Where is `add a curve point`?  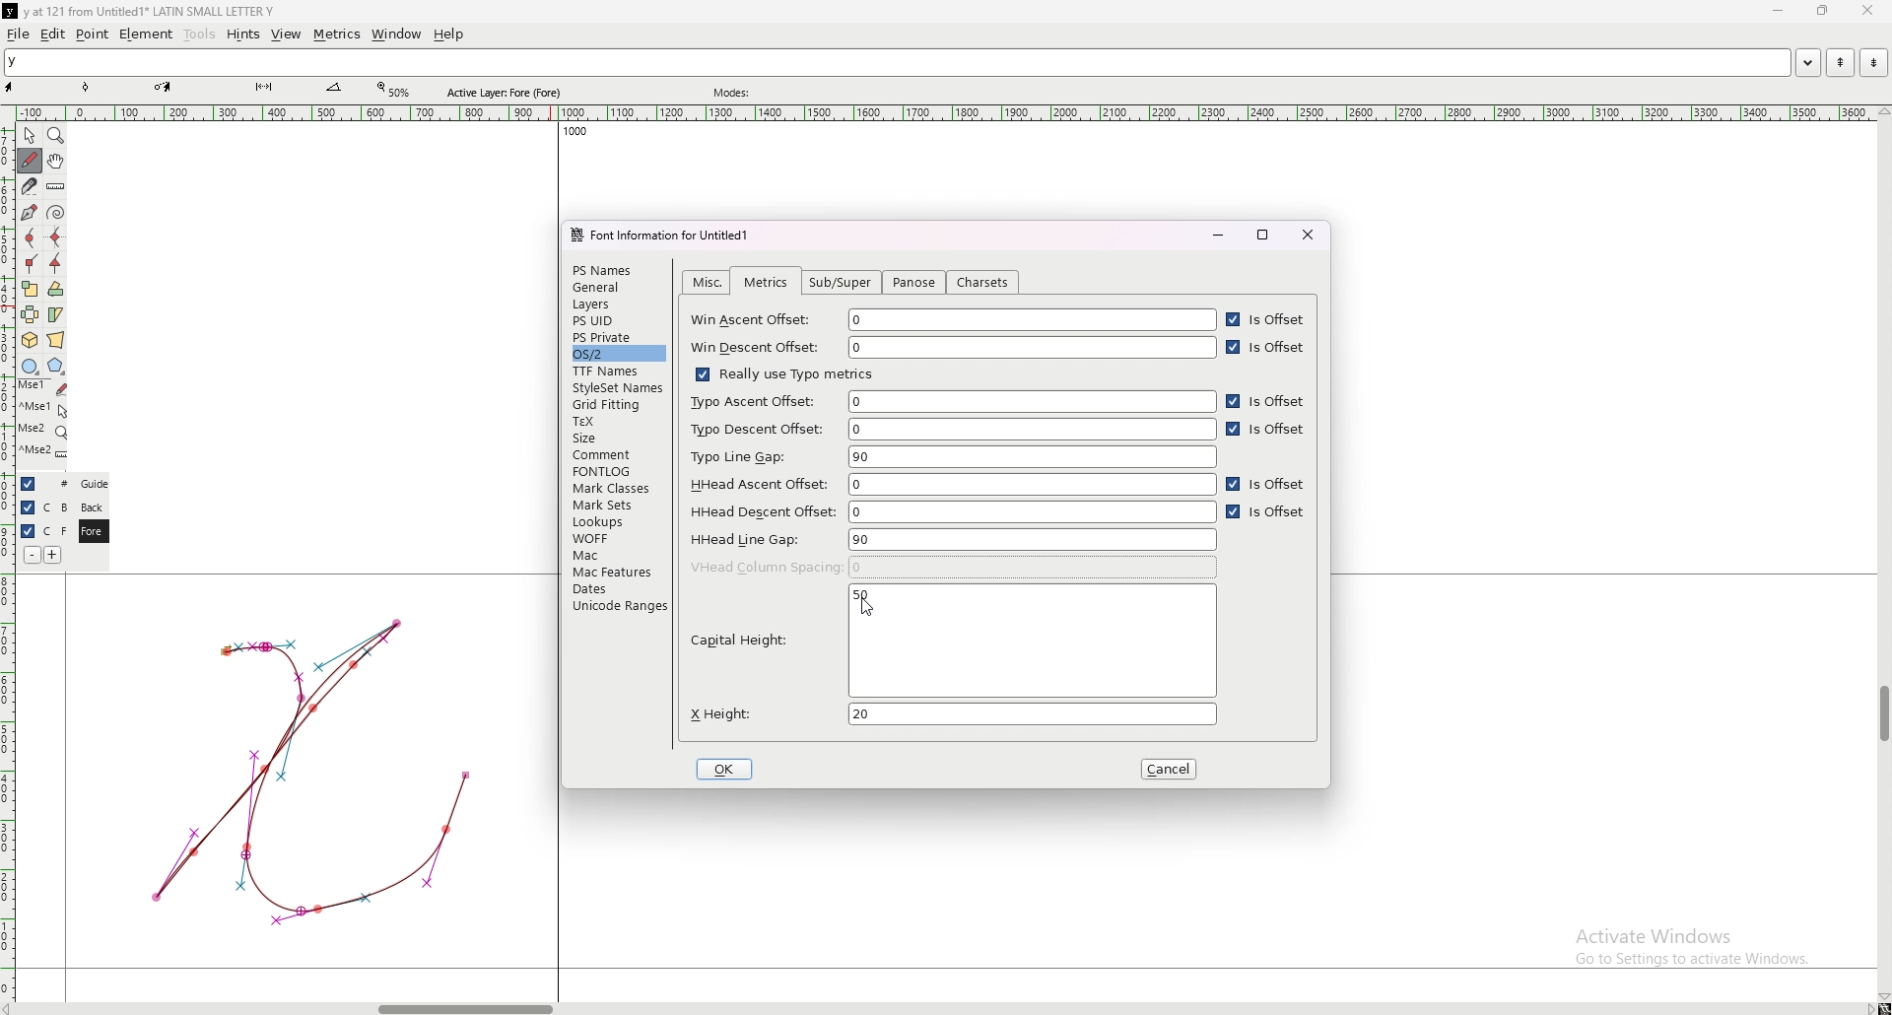 add a curve point is located at coordinates (30, 238).